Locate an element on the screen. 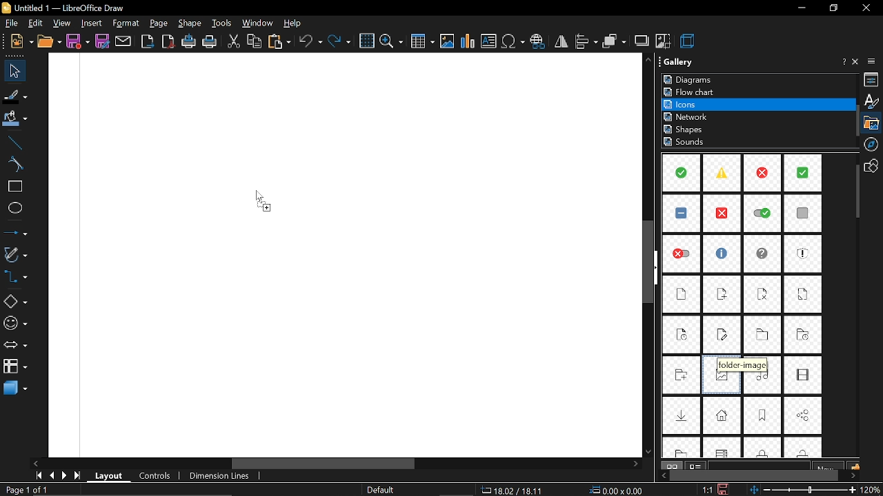 The height and width of the screenshot is (496, 883). layout is located at coordinates (108, 477).